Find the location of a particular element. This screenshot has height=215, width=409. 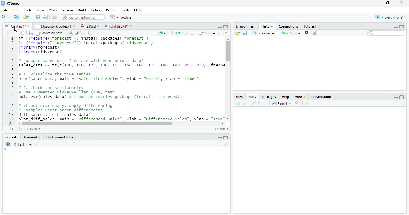

Workplace panes is located at coordinates (113, 17).